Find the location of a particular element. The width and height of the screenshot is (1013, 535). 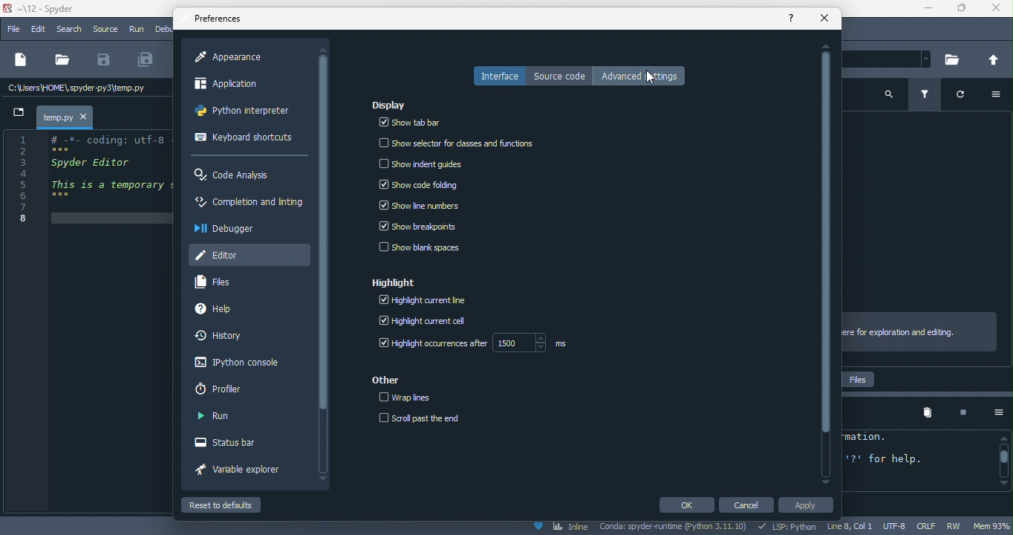

show code folding is located at coordinates (419, 186).